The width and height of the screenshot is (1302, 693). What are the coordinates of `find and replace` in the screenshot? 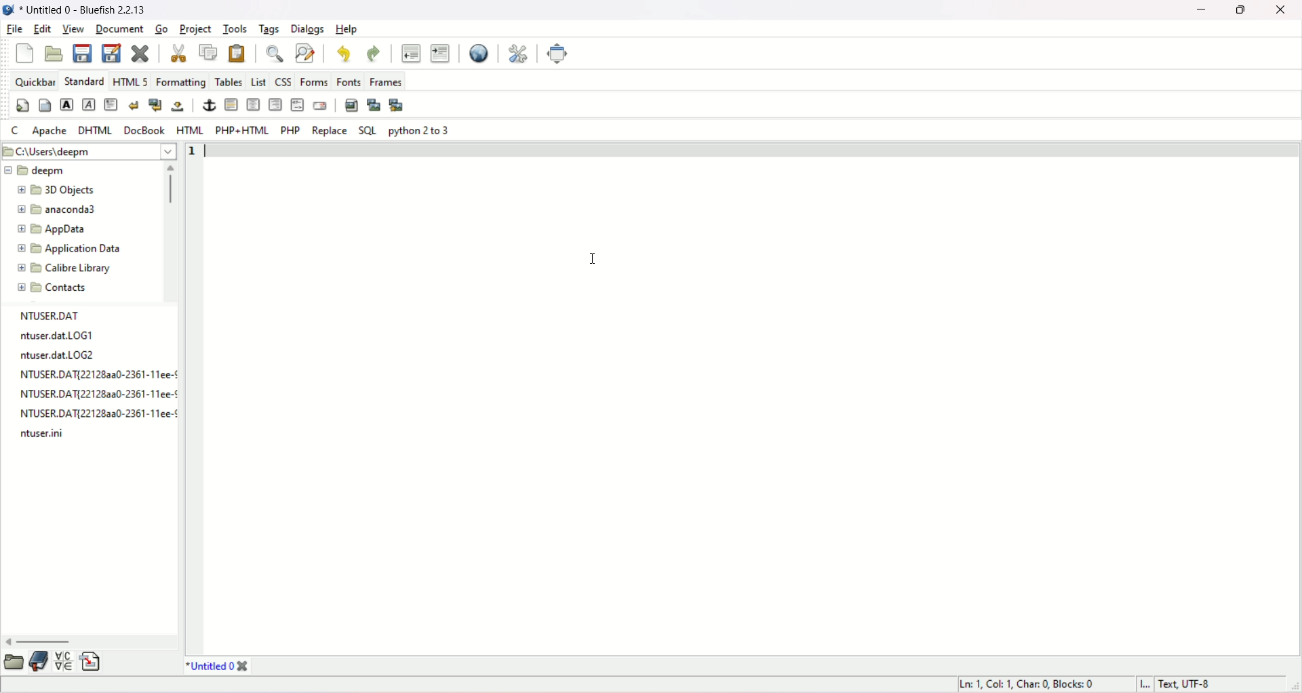 It's located at (305, 54).